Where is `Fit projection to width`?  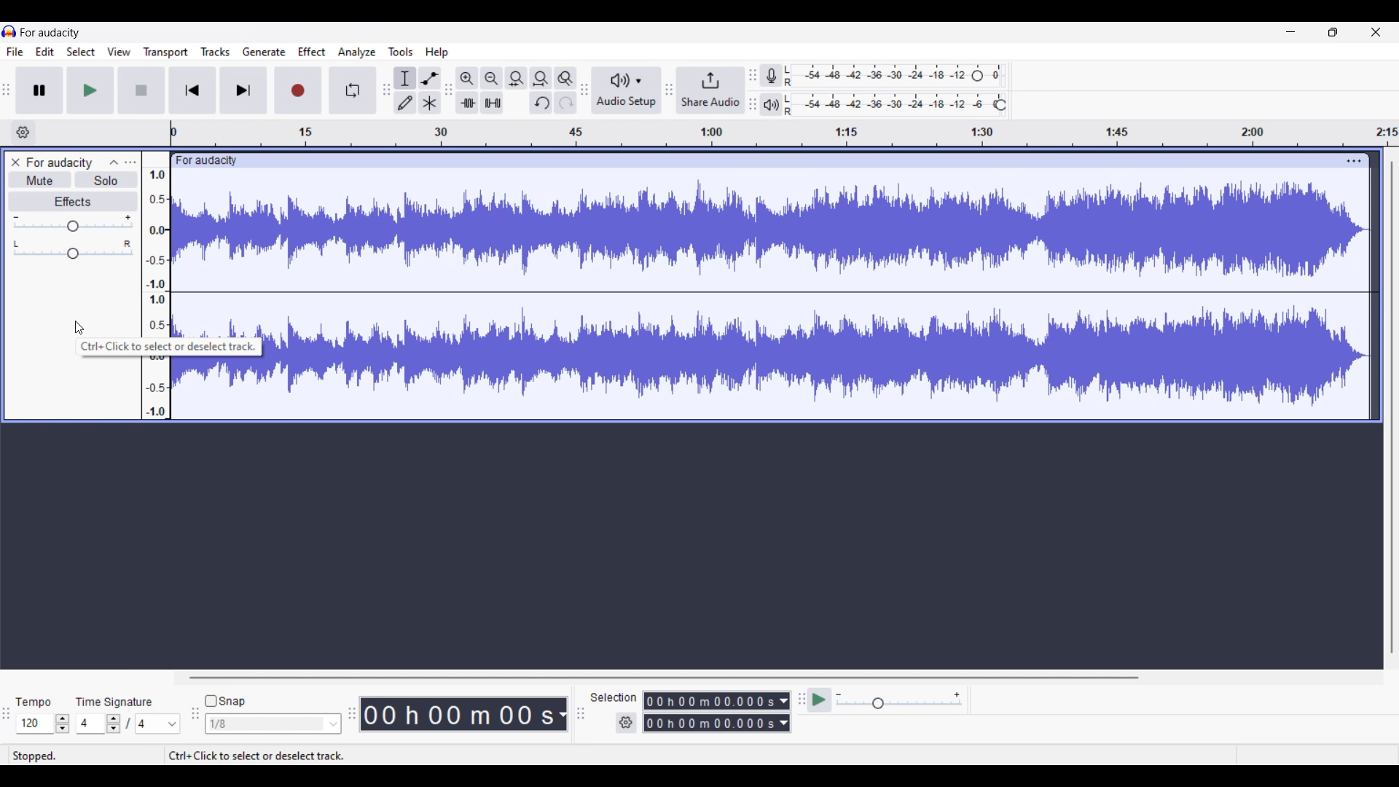
Fit projection to width is located at coordinates (541, 79).